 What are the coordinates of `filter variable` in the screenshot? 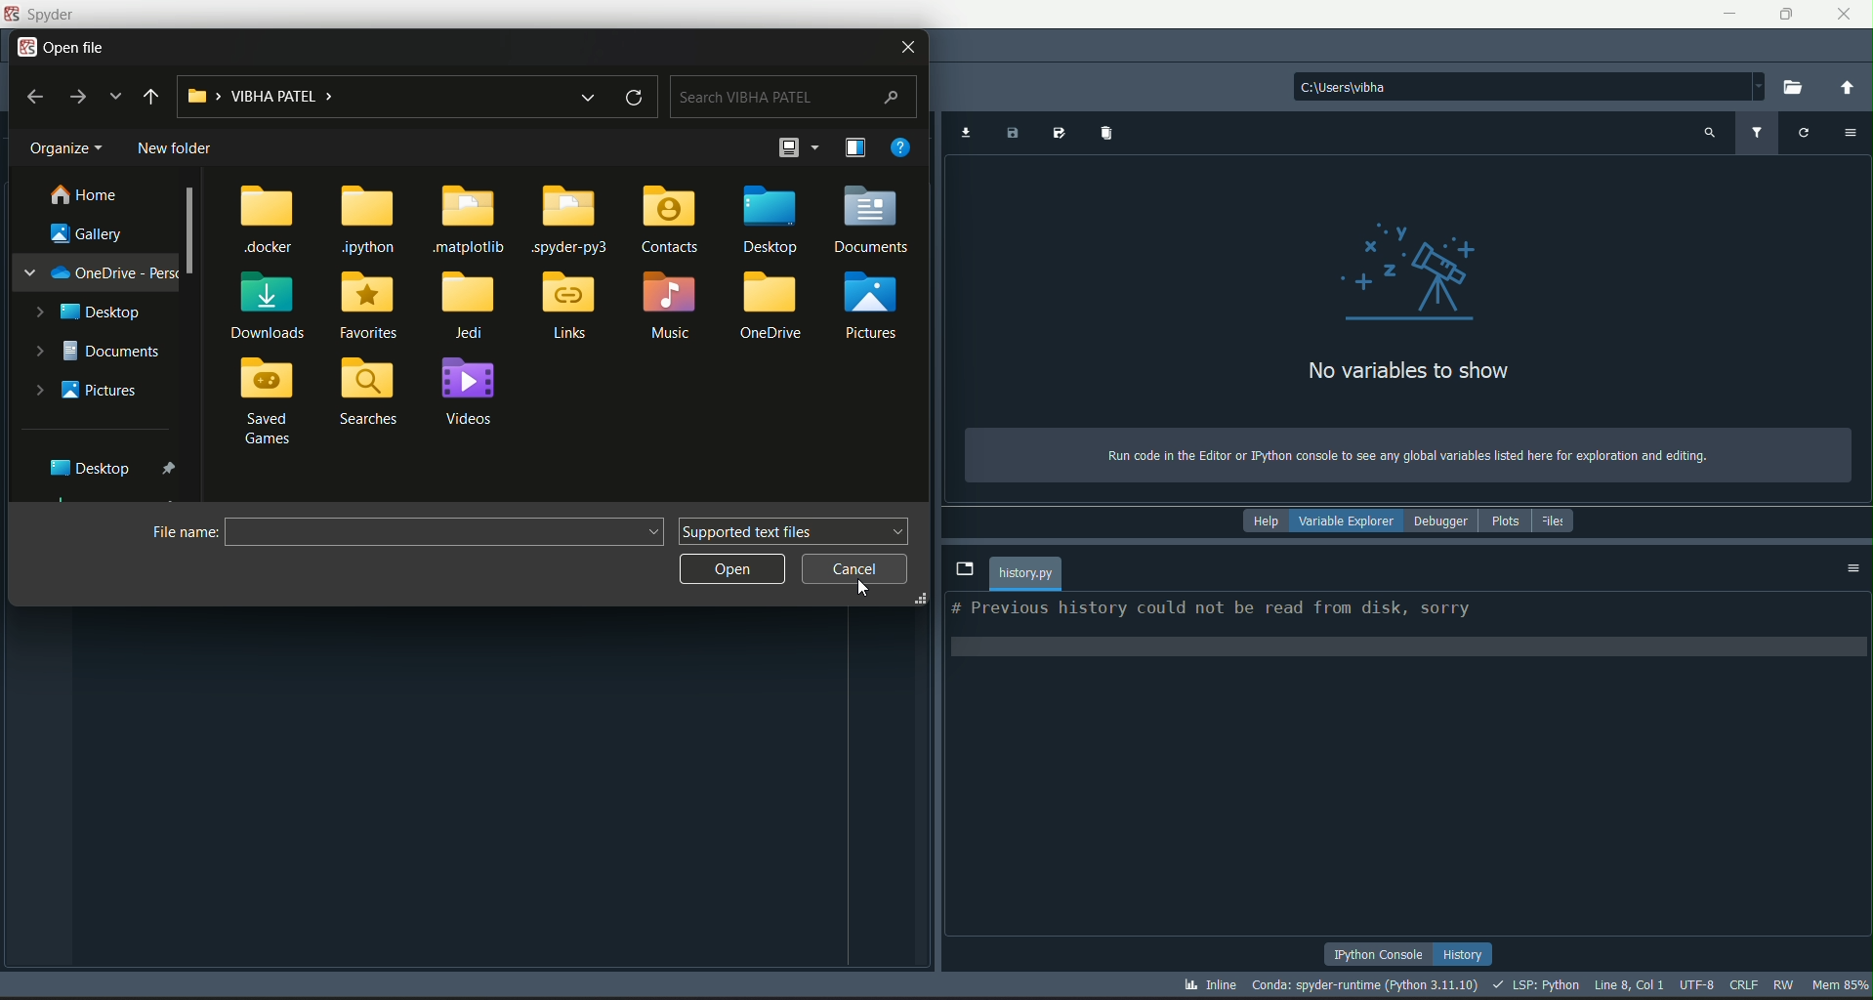 It's located at (1758, 133).